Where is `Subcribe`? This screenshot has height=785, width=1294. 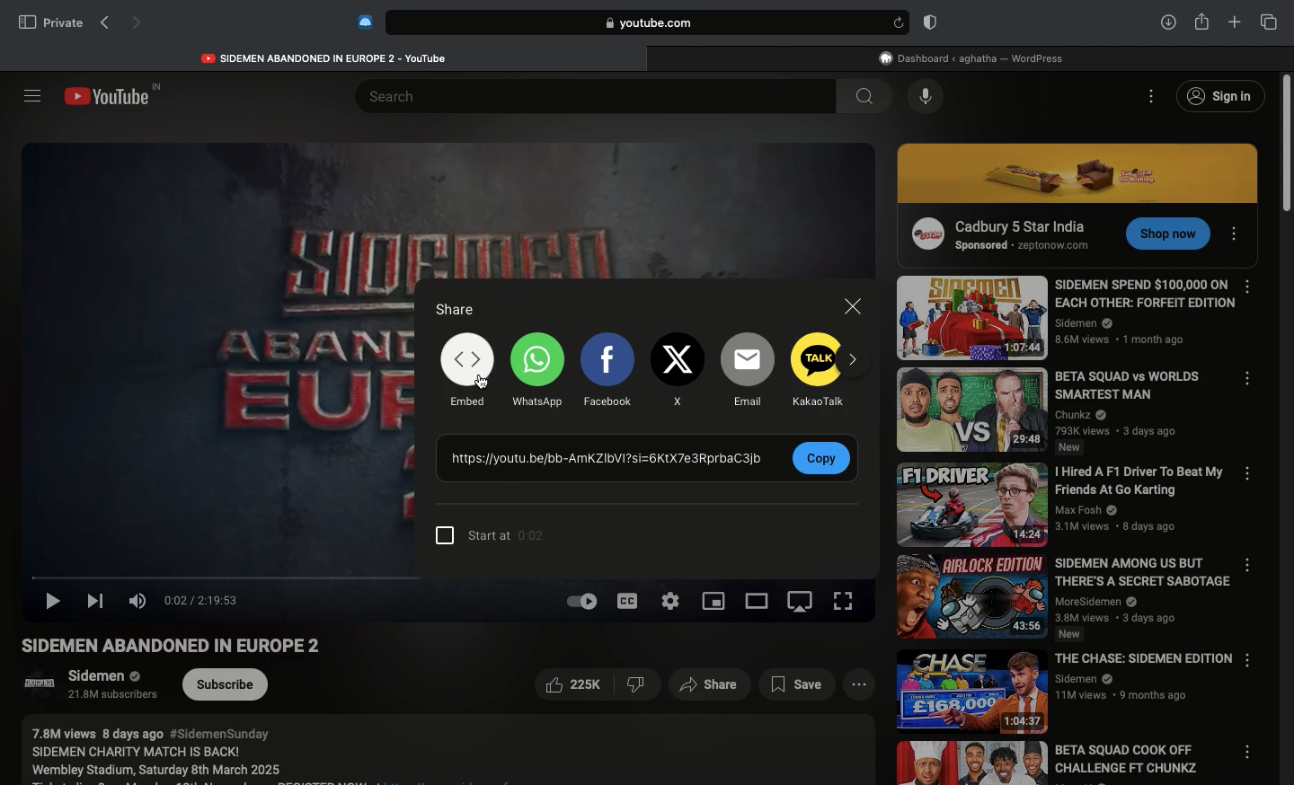 Subcribe is located at coordinates (227, 684).